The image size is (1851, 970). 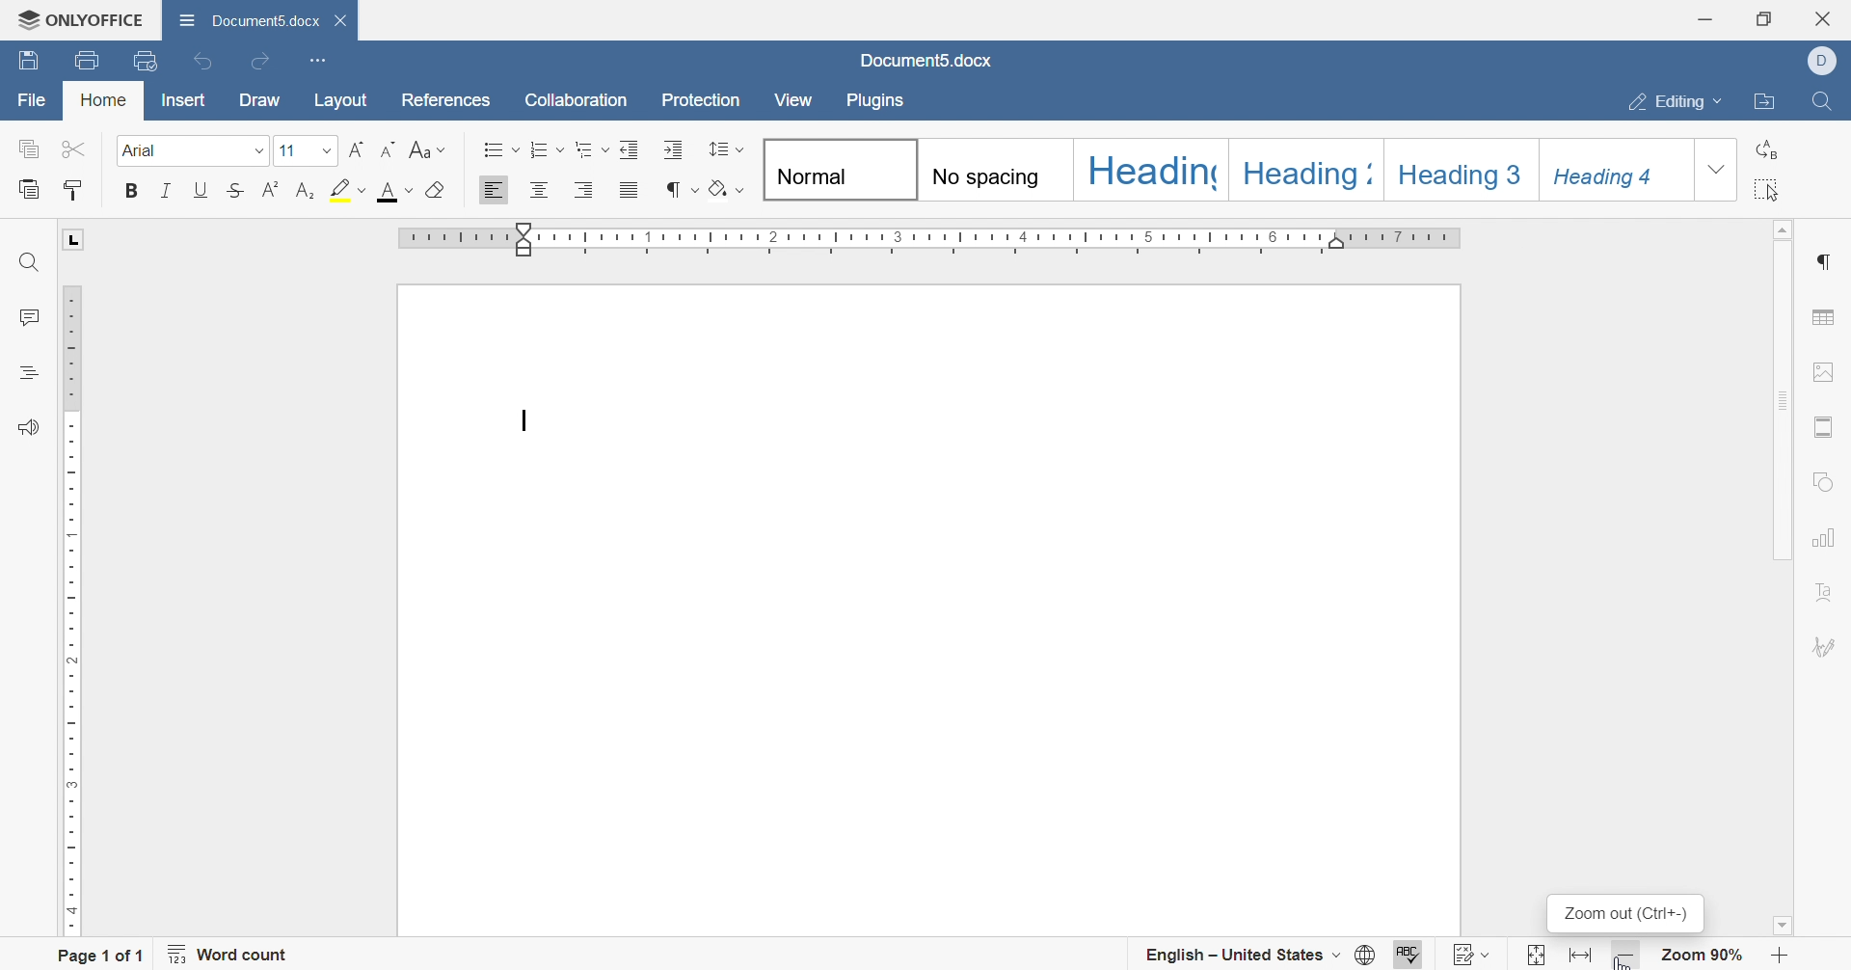 I want to click on clear style, so click(x=437, y=193).